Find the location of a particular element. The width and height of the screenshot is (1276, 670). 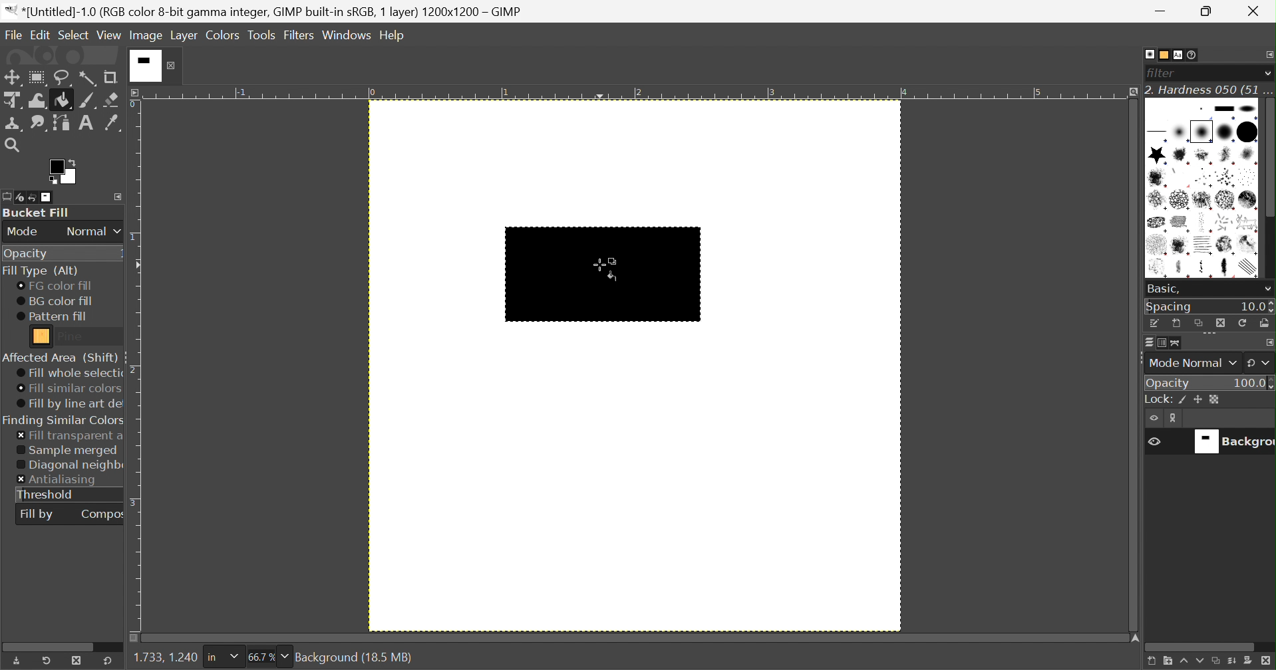

Clone Tool is located at coordinates (14, 124).